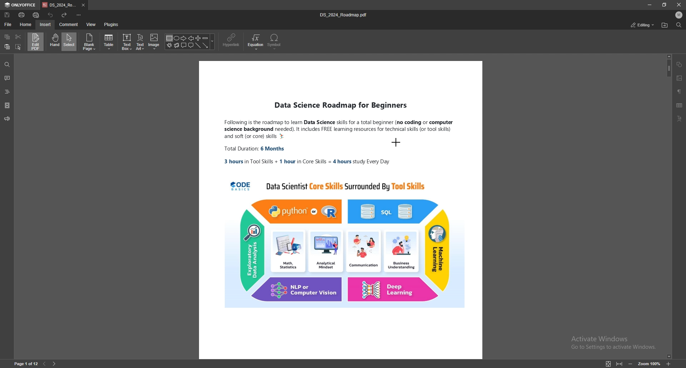 The width and height of the screenshot is (686, 368). What do you see at coordinates (90, 42) in the screenshot?
I see `blank page` at bounding box center [90, 42].